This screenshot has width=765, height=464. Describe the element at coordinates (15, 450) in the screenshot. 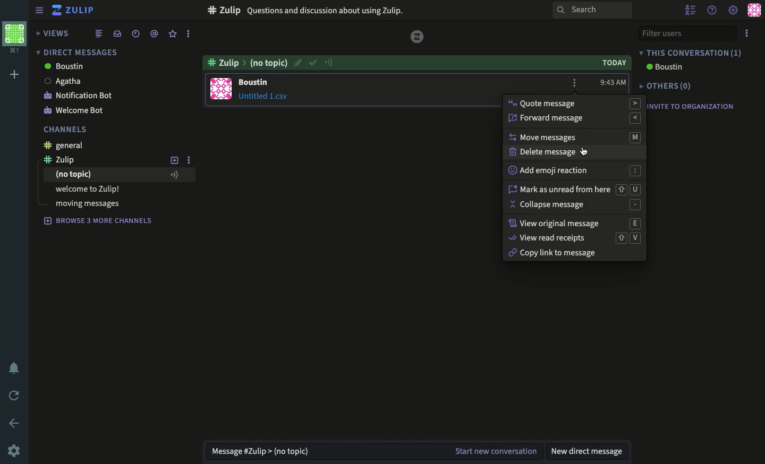

I see `settings` at that location.